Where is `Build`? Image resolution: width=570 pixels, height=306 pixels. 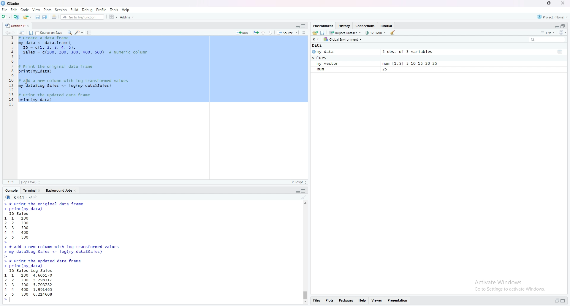
Build is located at coordinates (75, 10).